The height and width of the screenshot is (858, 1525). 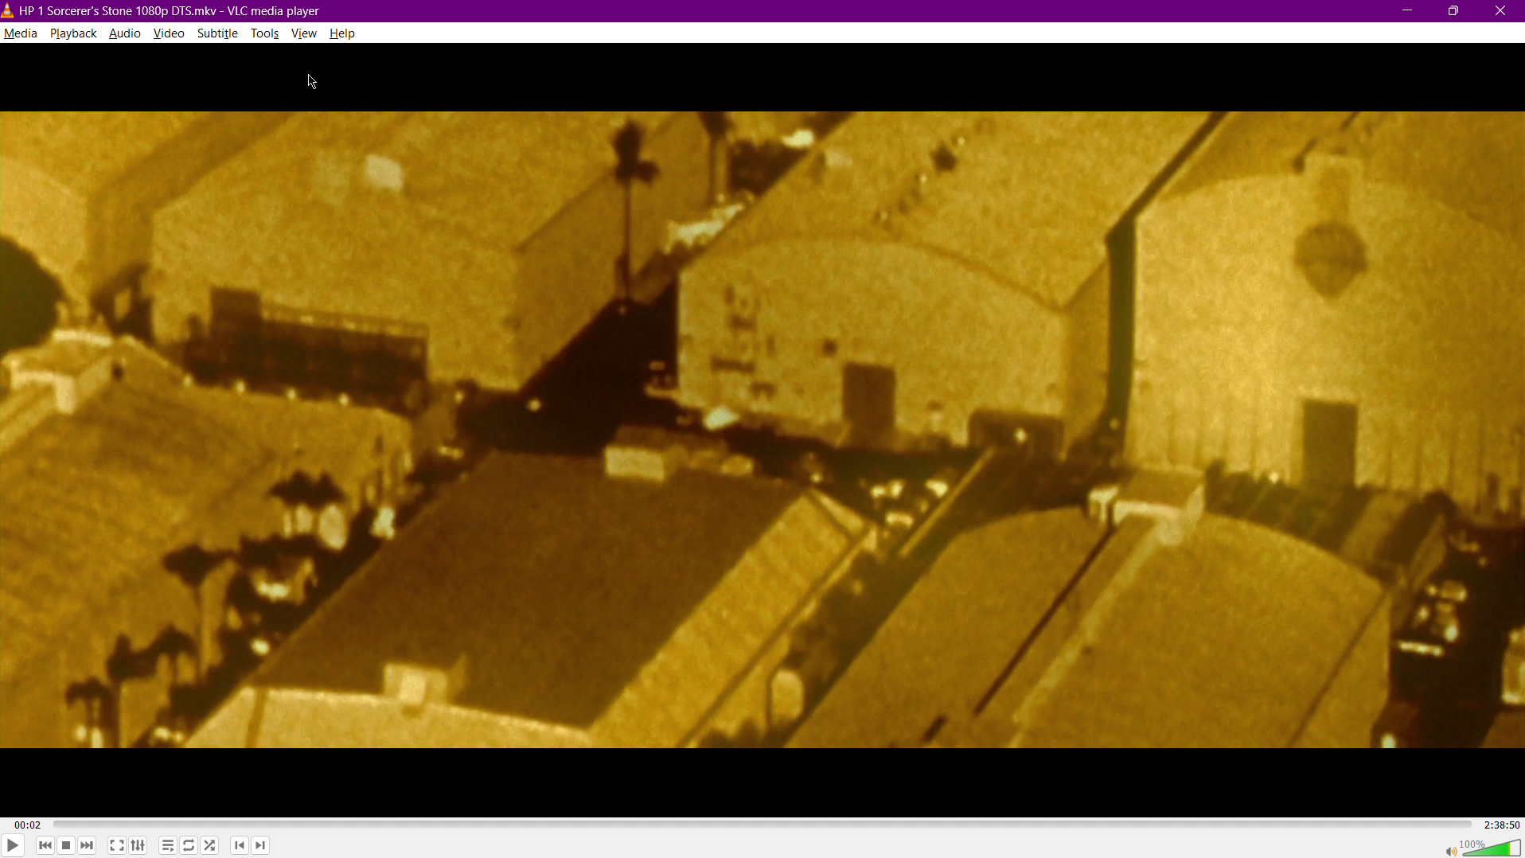 What do you see at coordinates (1500, 824) in the screenshot?
I see `2:38:50` at bounding box center [1500, 824].